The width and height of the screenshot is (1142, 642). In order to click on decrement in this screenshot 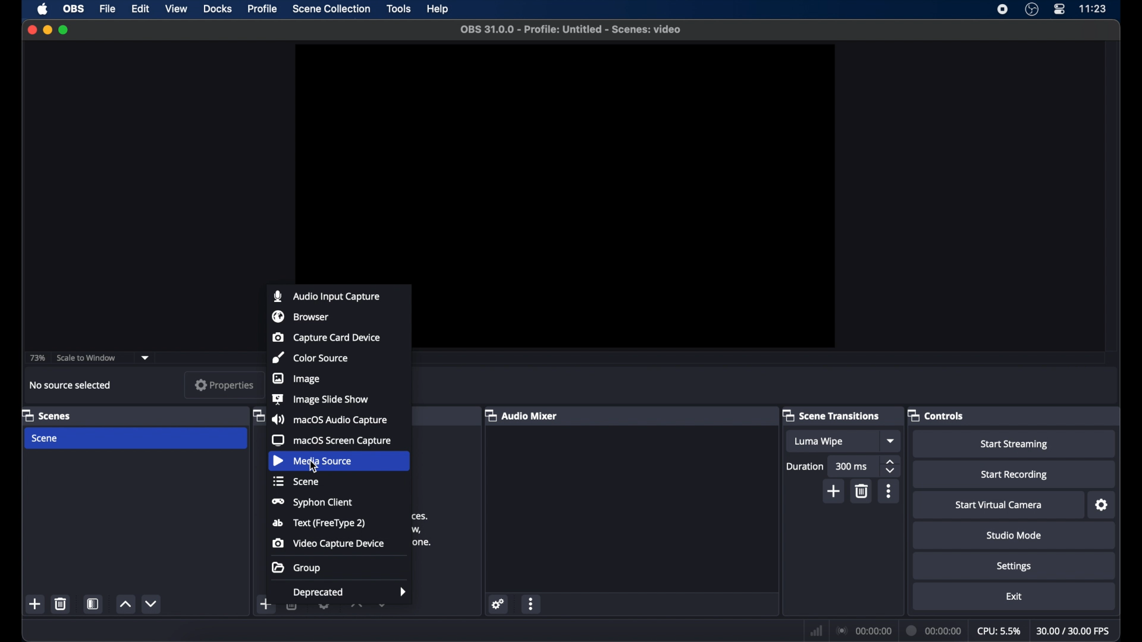, I will do `click(151, 603)`.